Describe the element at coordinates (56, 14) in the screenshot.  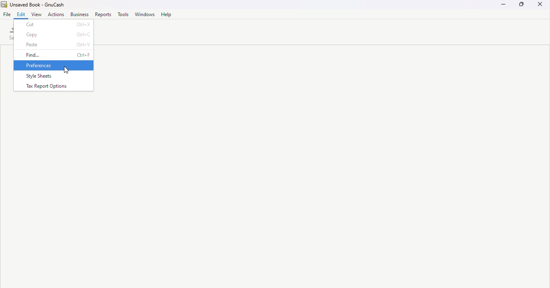
I see `Actions` at that location.